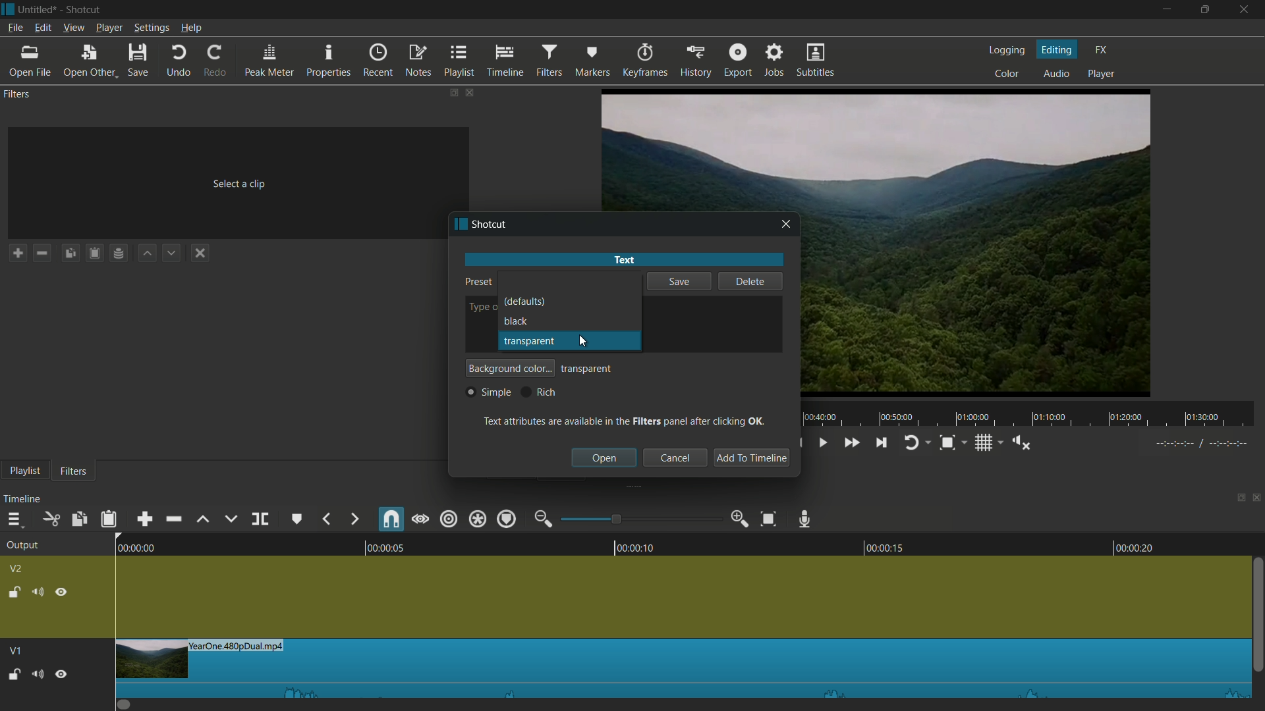 This screenshot has height=711, width=1265. I want to click on markers, so click(591, 61).